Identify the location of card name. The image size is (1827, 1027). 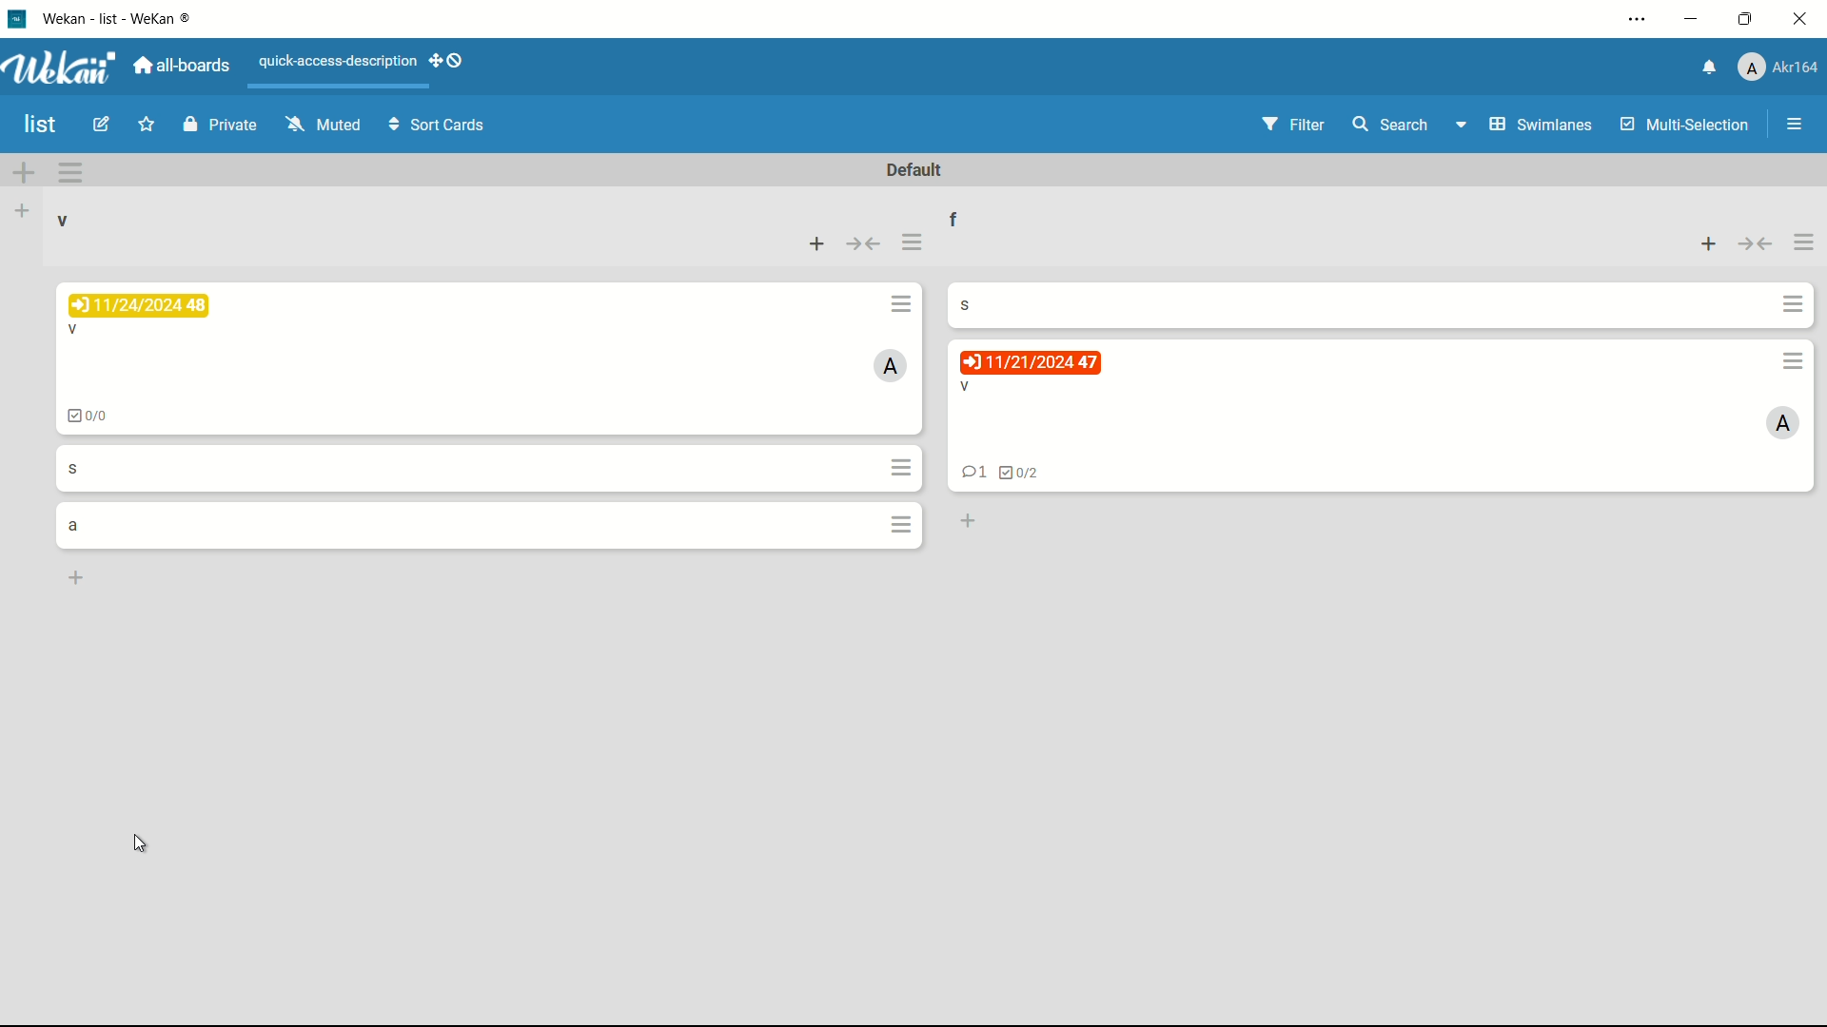
(76, 332).